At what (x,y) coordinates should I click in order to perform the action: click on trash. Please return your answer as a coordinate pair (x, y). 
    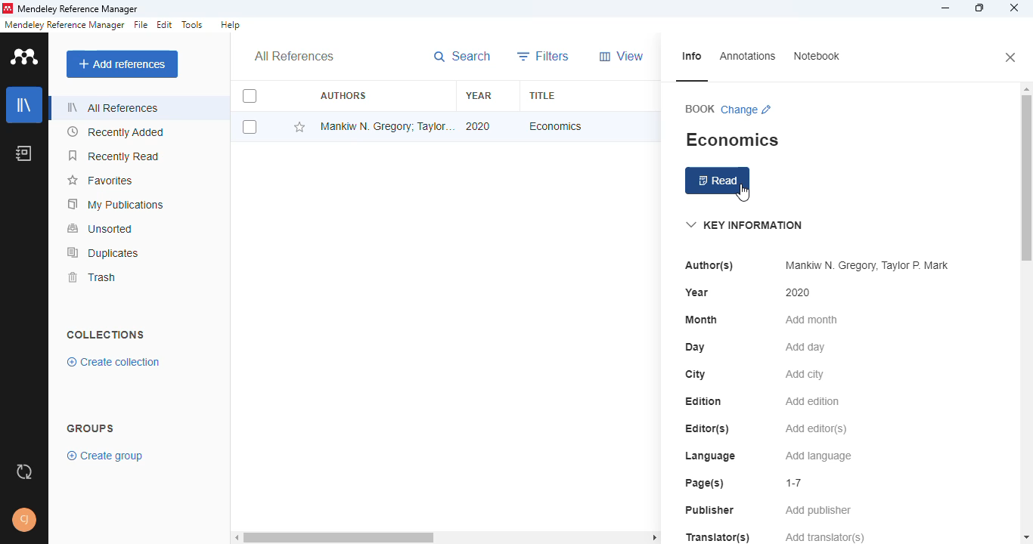
    Looking at the image, I should click on (93, 277).